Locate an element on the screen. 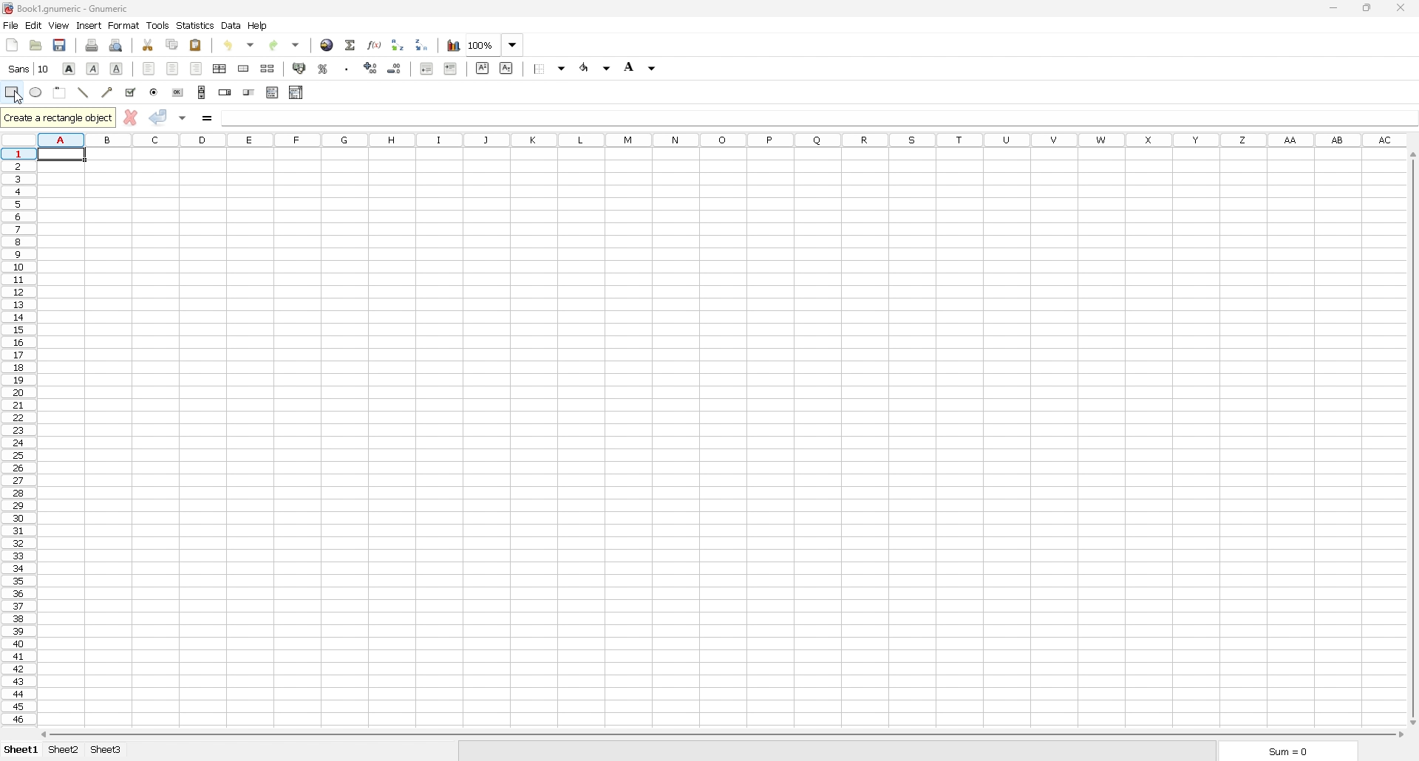  increase indent is located at coordinates (451, 69).